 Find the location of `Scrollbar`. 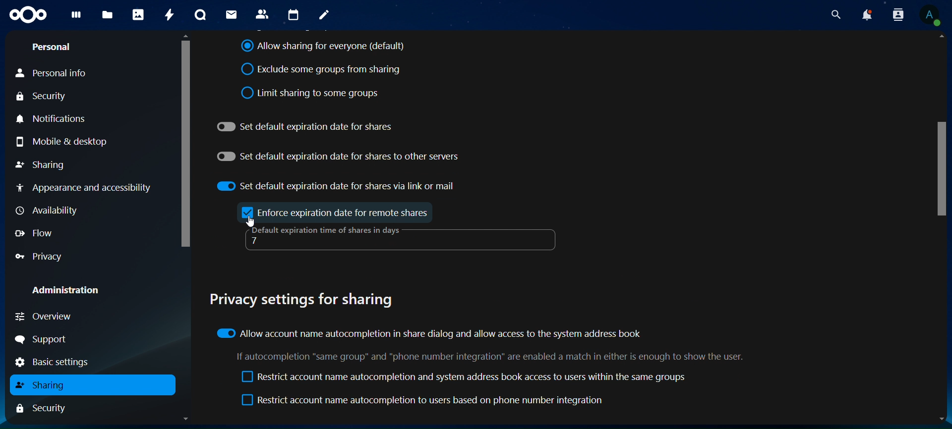

Scrollbar is located at coordinates (182, 229).